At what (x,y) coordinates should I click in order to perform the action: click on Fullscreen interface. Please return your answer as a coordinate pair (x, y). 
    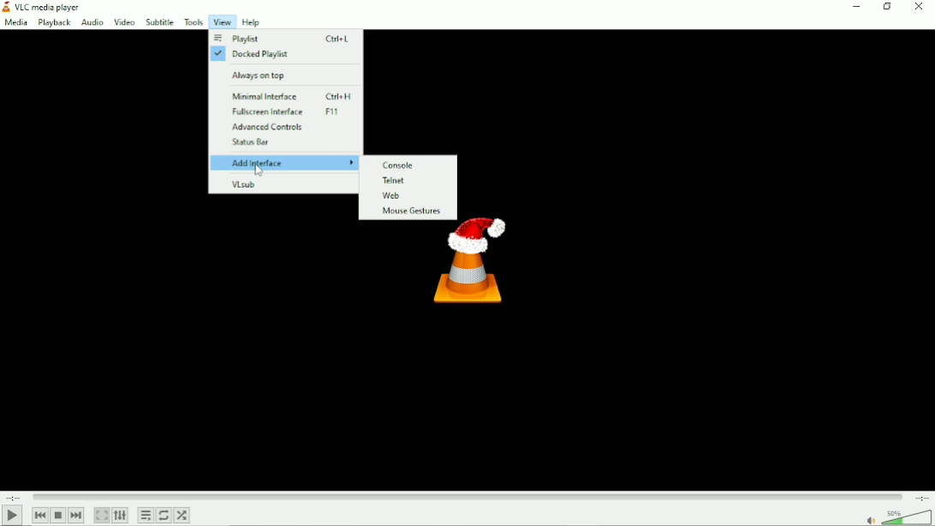
    Looking at the image, I should click on (286, 111).